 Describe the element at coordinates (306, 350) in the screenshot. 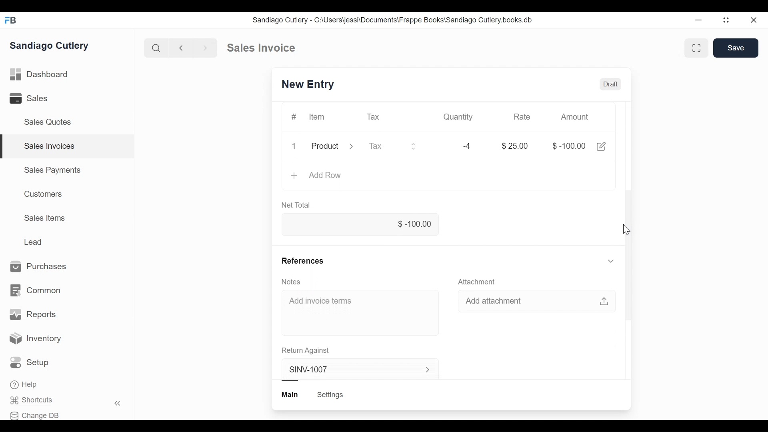

I see `Return Against` at that location.